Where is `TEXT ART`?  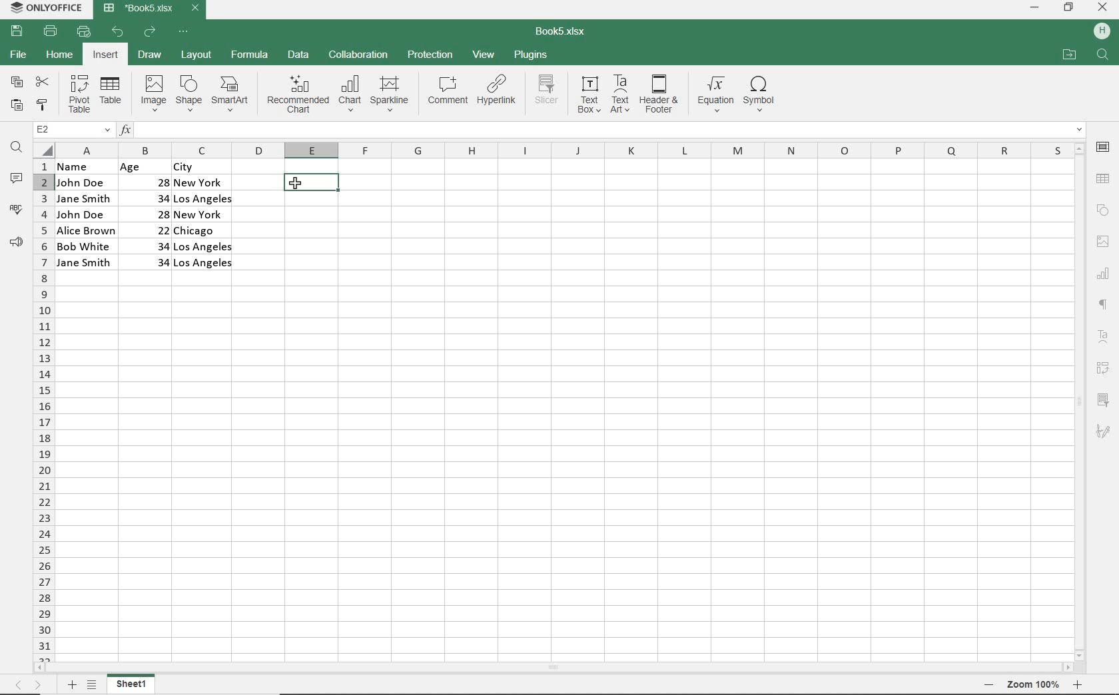
TEXT ART is located at coordinates (620, 95).